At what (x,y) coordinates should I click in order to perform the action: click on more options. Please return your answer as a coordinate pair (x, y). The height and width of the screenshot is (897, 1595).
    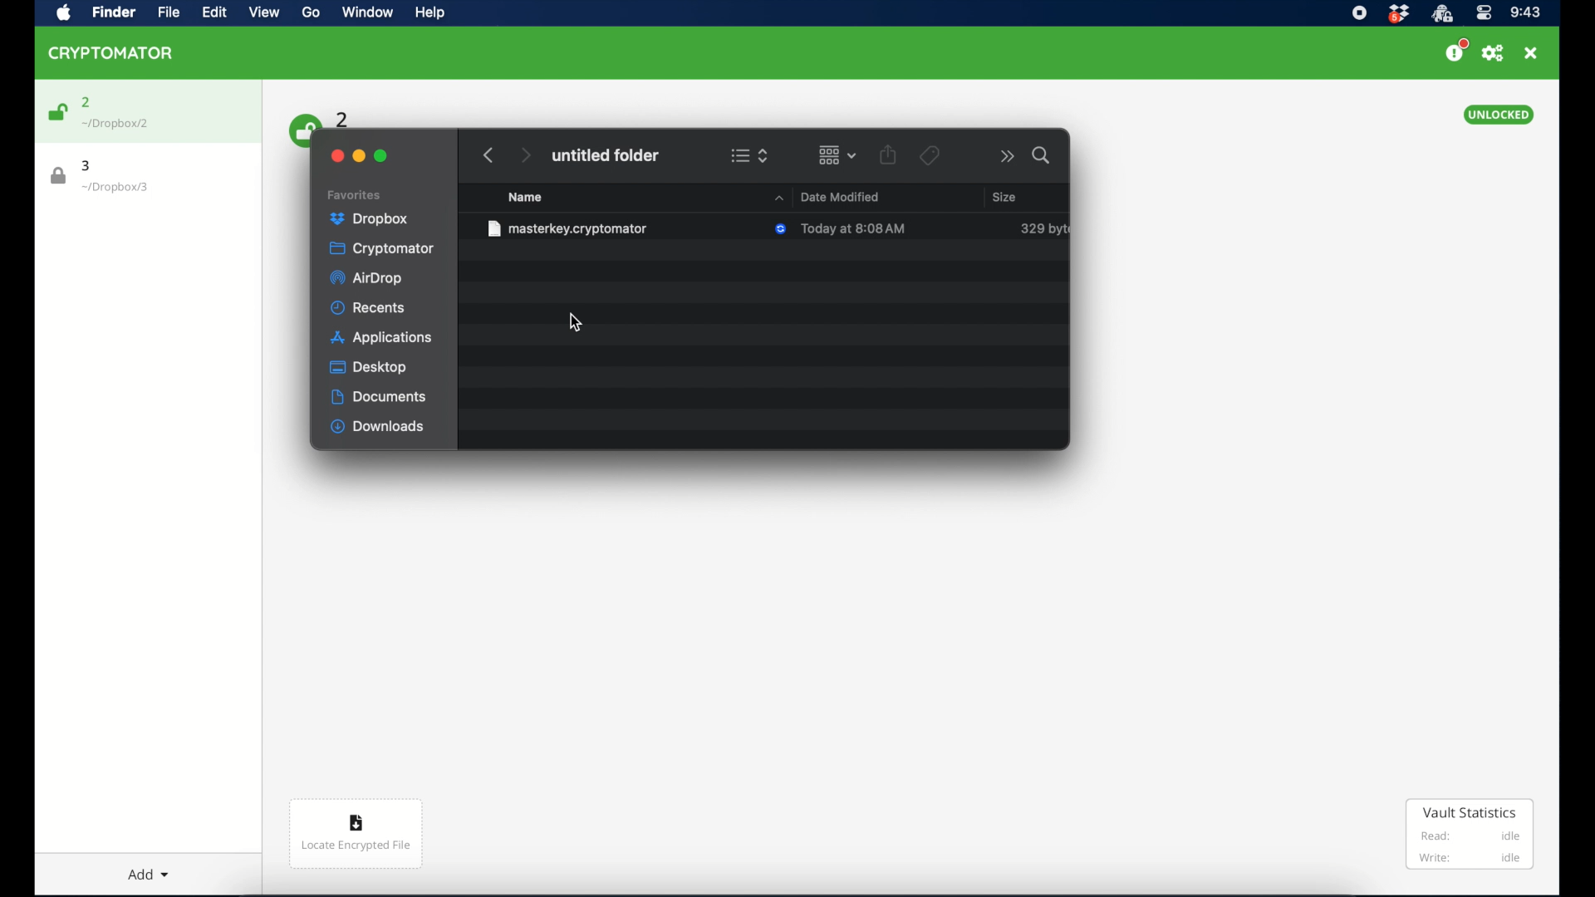
    Looking at the image, I should click on (1008, 156).